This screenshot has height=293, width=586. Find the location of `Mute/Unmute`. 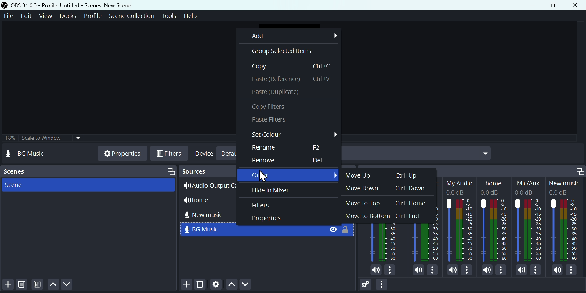

Mute/Unmute is located at coordinates (375, 270).